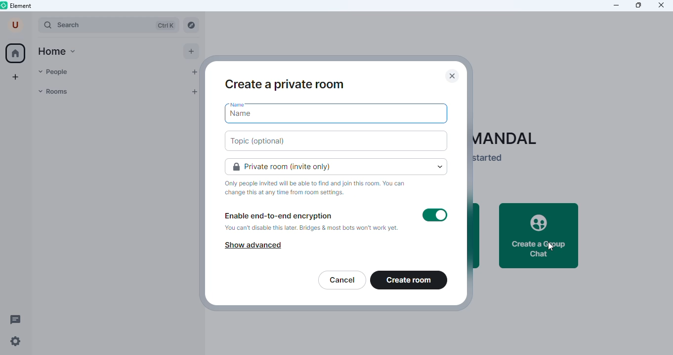  I want to click on add, so click(191, 51).